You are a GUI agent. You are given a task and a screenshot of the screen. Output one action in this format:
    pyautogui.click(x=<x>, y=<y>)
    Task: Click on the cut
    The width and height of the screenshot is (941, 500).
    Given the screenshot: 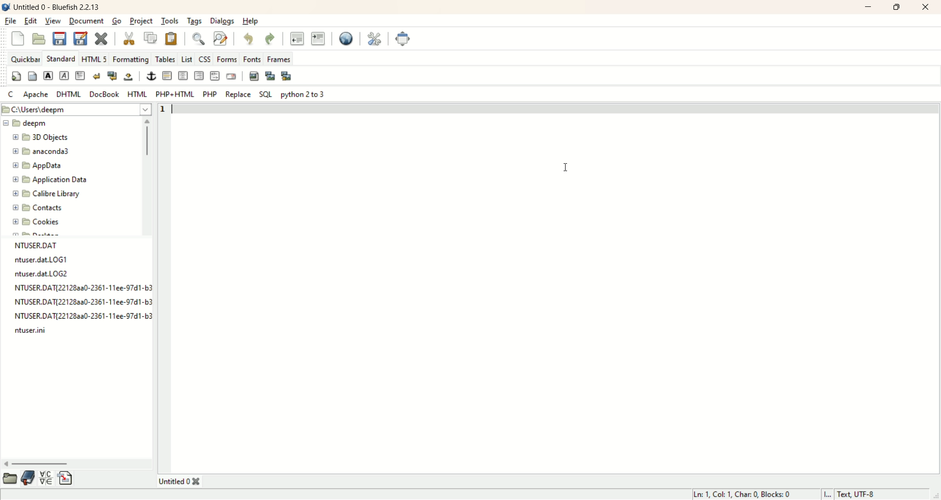 What is the action you would take?
    pyautogui.click(x=128, y=37)
    